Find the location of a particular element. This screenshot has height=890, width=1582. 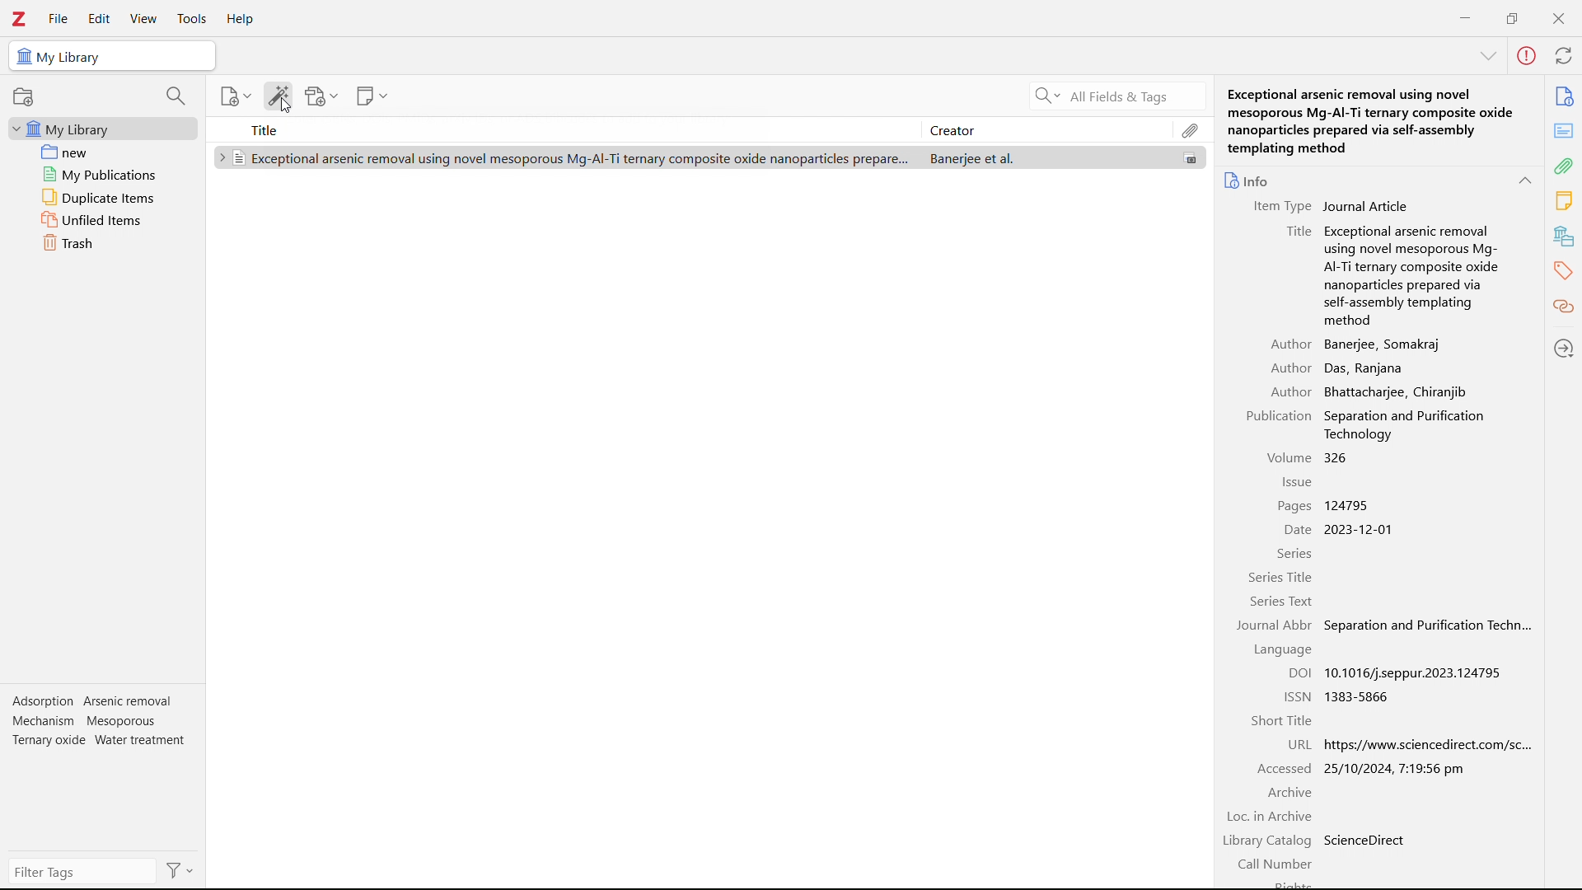

Library catalogue is located at coordinates (1269, 842).